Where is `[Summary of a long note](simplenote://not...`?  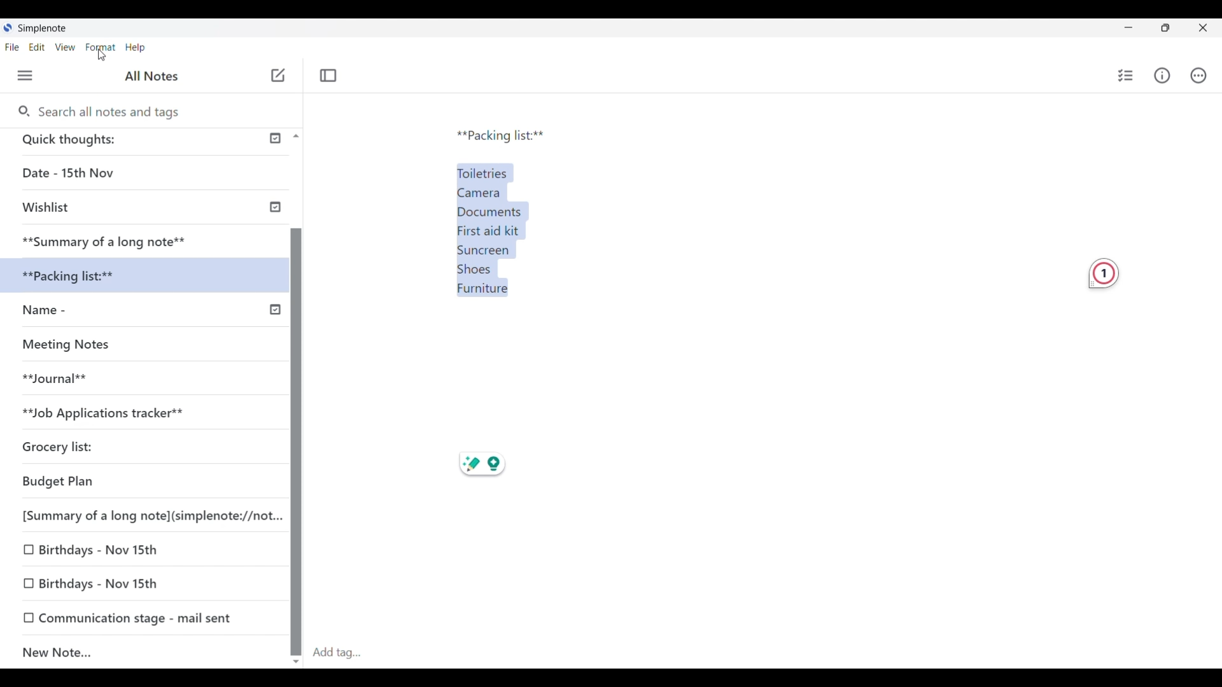
[Summary of a long note](simplenote://not... is located at coordinates (146, 515).